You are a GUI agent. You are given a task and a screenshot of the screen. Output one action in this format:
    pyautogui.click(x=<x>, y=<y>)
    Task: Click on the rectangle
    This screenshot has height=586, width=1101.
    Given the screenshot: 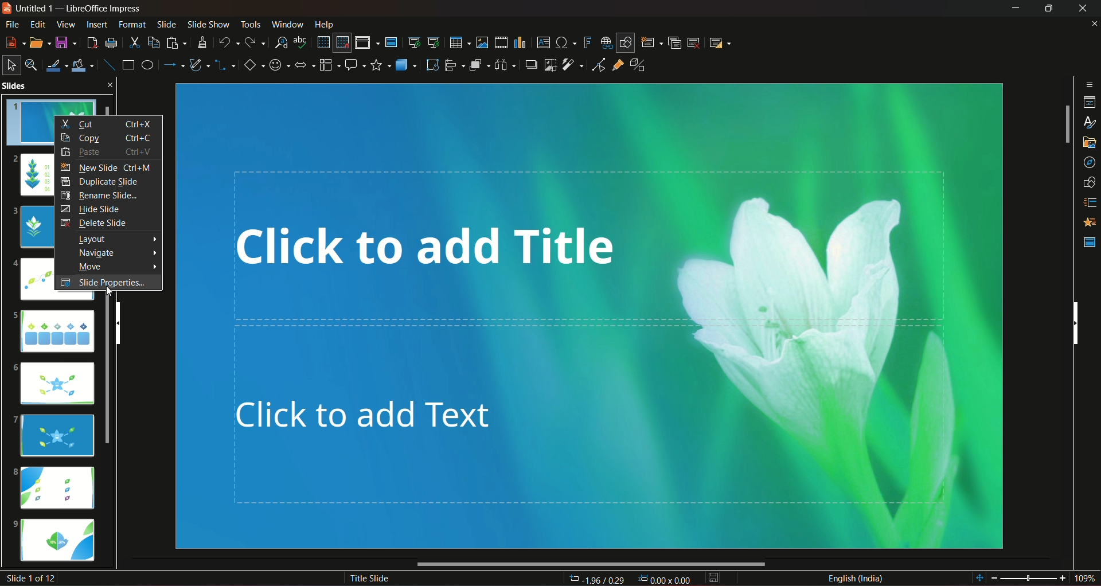 What is the action you would take?
    pyautogui.click(x=127, y=65)
    